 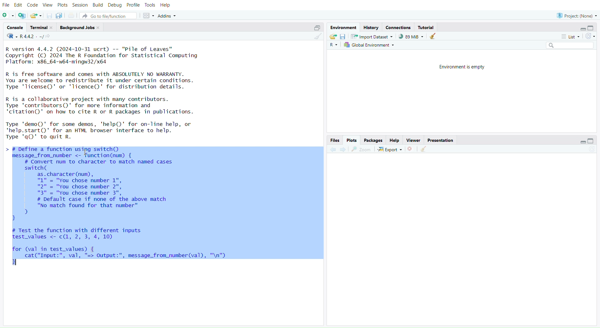 I want to click on Print the current file, so click(x=72, y=15).